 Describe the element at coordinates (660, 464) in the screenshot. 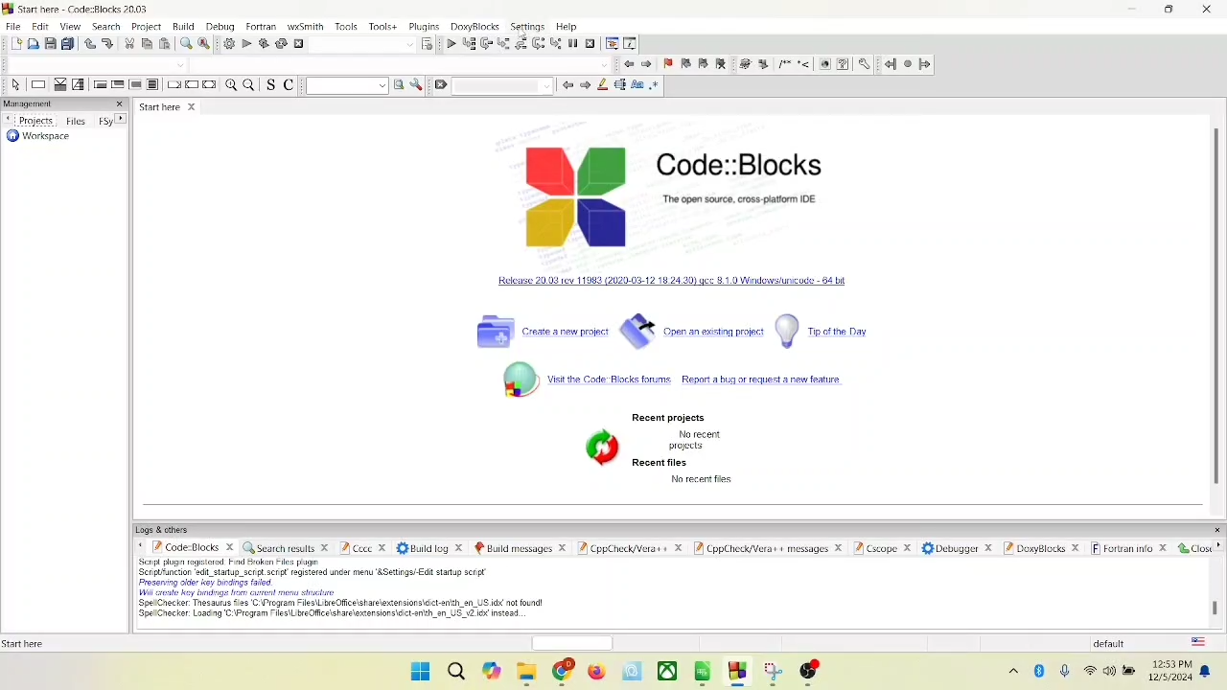

I see `recent files` at that location.